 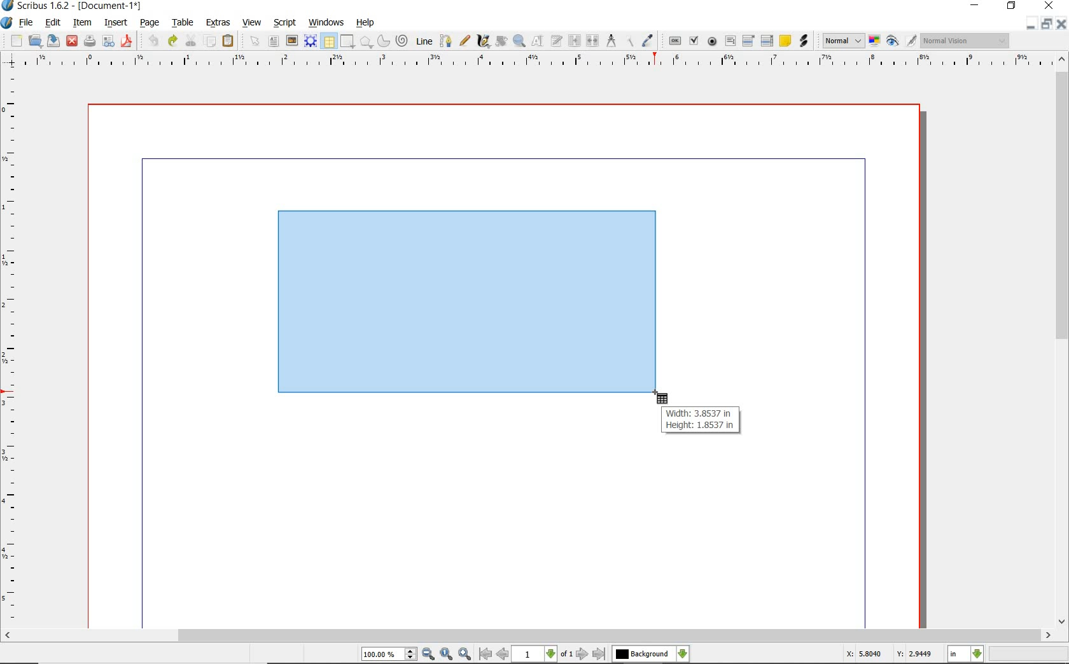 What do you see at coordinates (12, 348) in the screenshot?
I see `ruler` at bounding box center [12, 348].